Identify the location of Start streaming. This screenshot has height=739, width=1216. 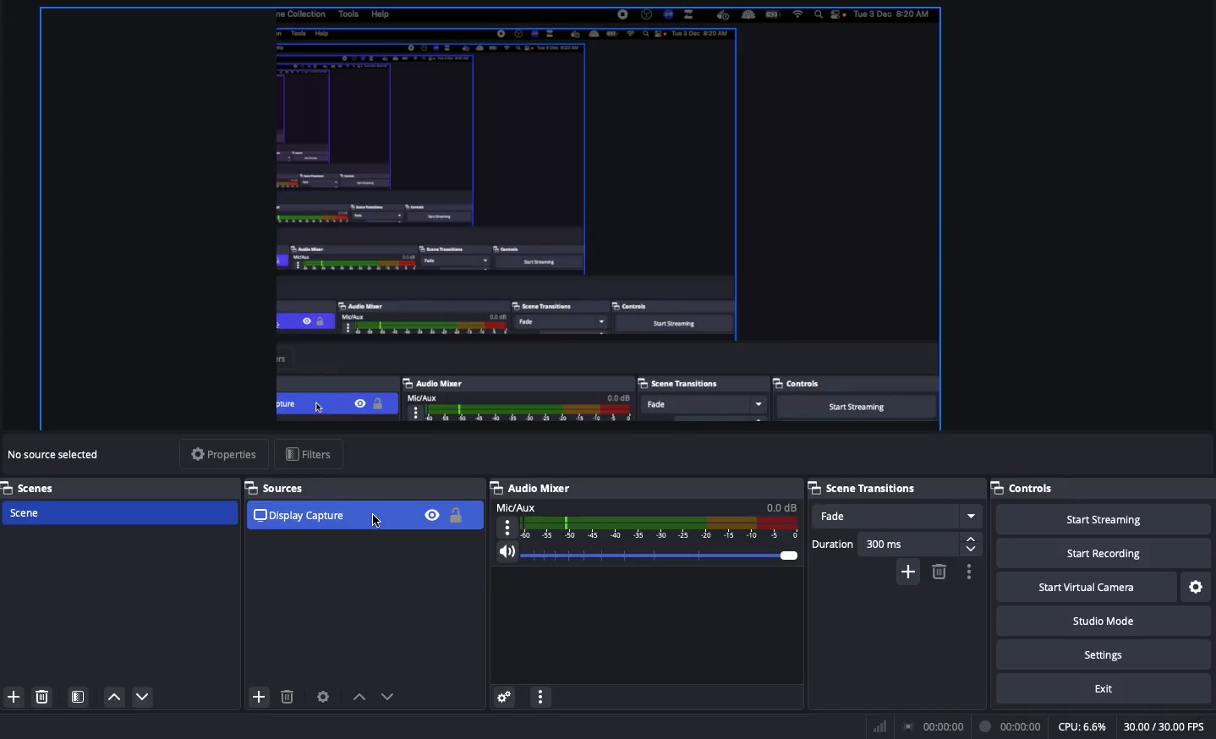
(1102, 520).